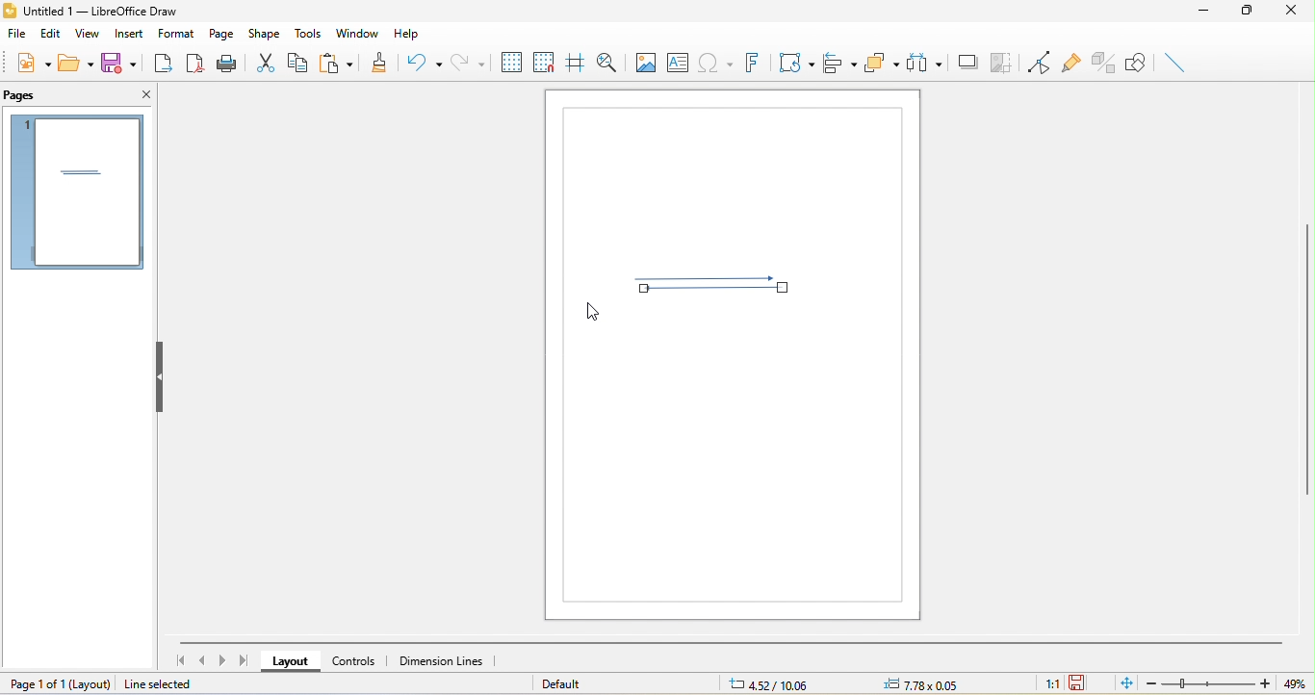  I want to click on undo, so click(425, 64).